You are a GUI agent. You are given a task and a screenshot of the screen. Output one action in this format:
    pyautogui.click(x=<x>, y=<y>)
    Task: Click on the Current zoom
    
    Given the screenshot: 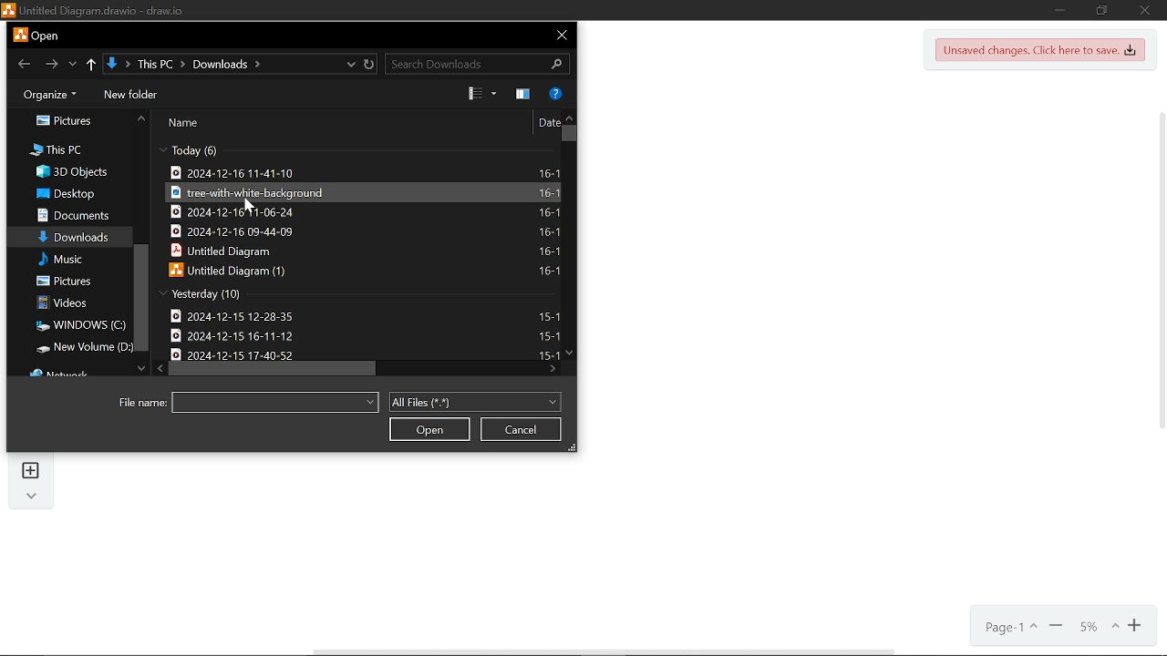 What is the action you would take?
    pyautogui.click(x=1098, y=628)
    